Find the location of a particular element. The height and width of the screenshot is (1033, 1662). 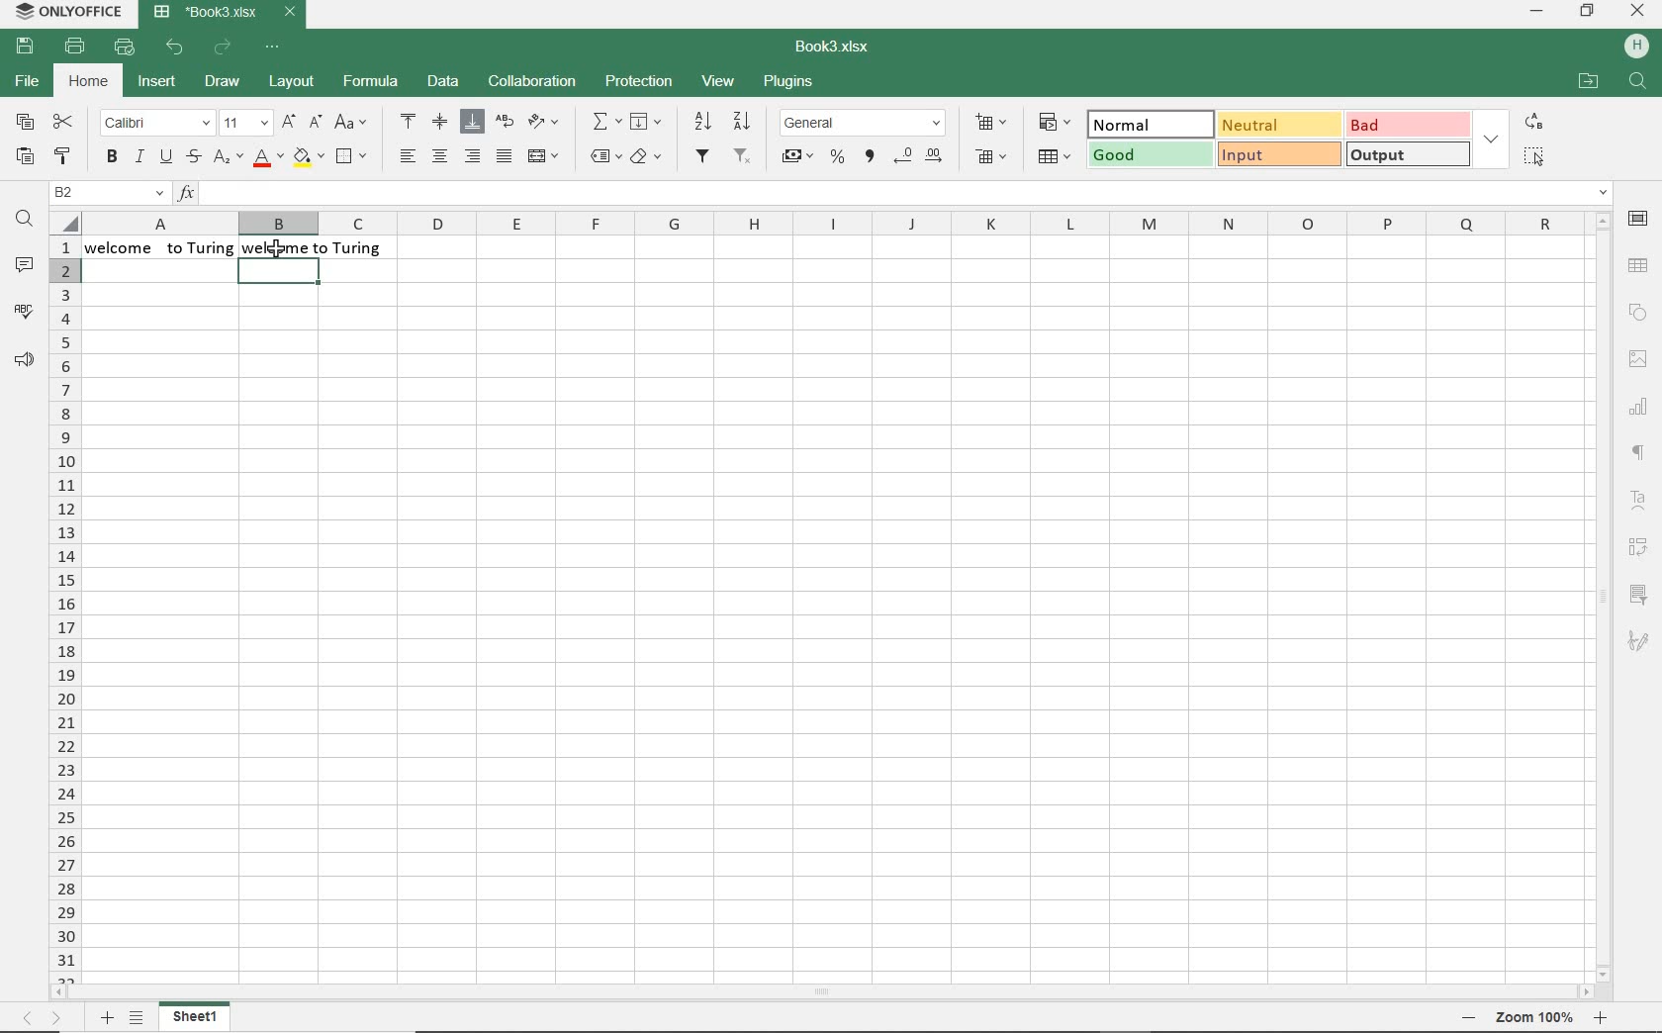

decrement font size is located at coordinates (314, 122).